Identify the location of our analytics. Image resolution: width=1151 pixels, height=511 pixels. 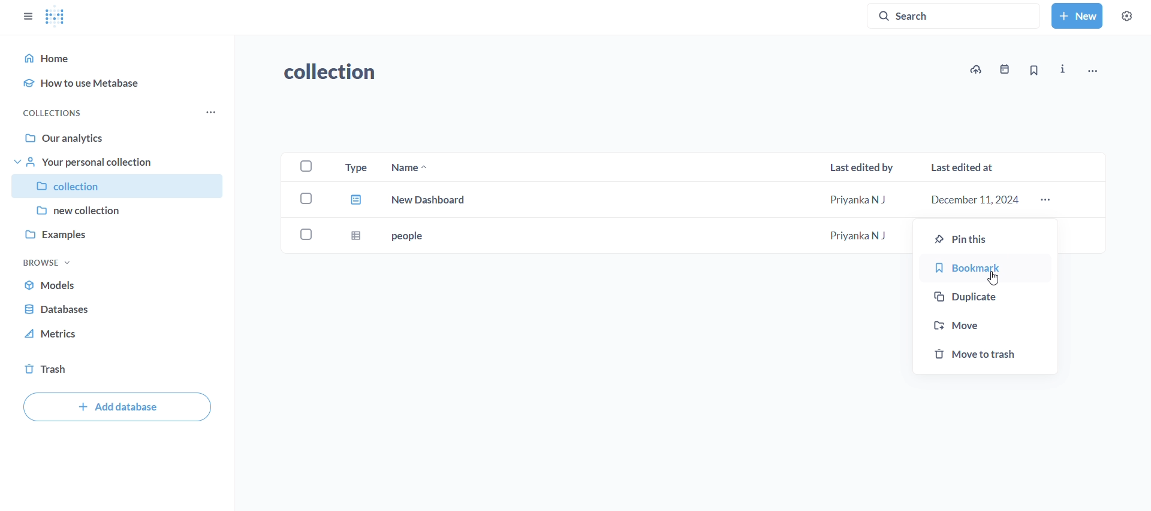
(120, 139).